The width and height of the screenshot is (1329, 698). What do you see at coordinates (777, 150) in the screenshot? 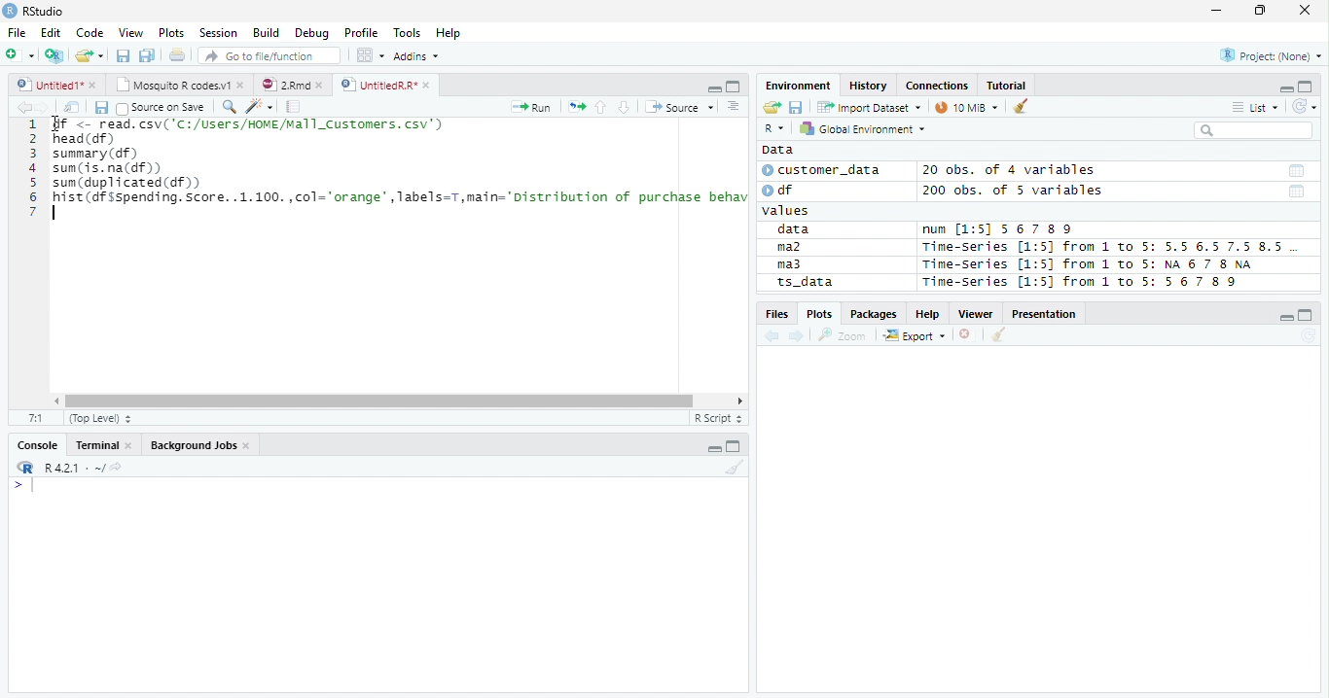
I see `Data` at bounding box center [777, 150].